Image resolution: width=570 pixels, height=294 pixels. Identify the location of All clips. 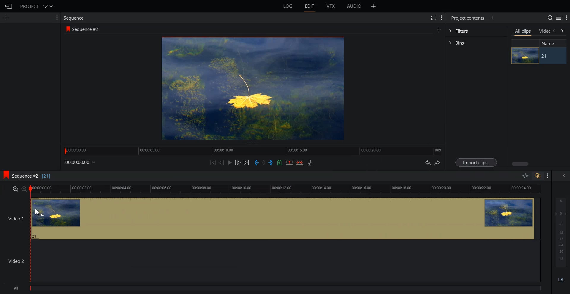
(523, 32).